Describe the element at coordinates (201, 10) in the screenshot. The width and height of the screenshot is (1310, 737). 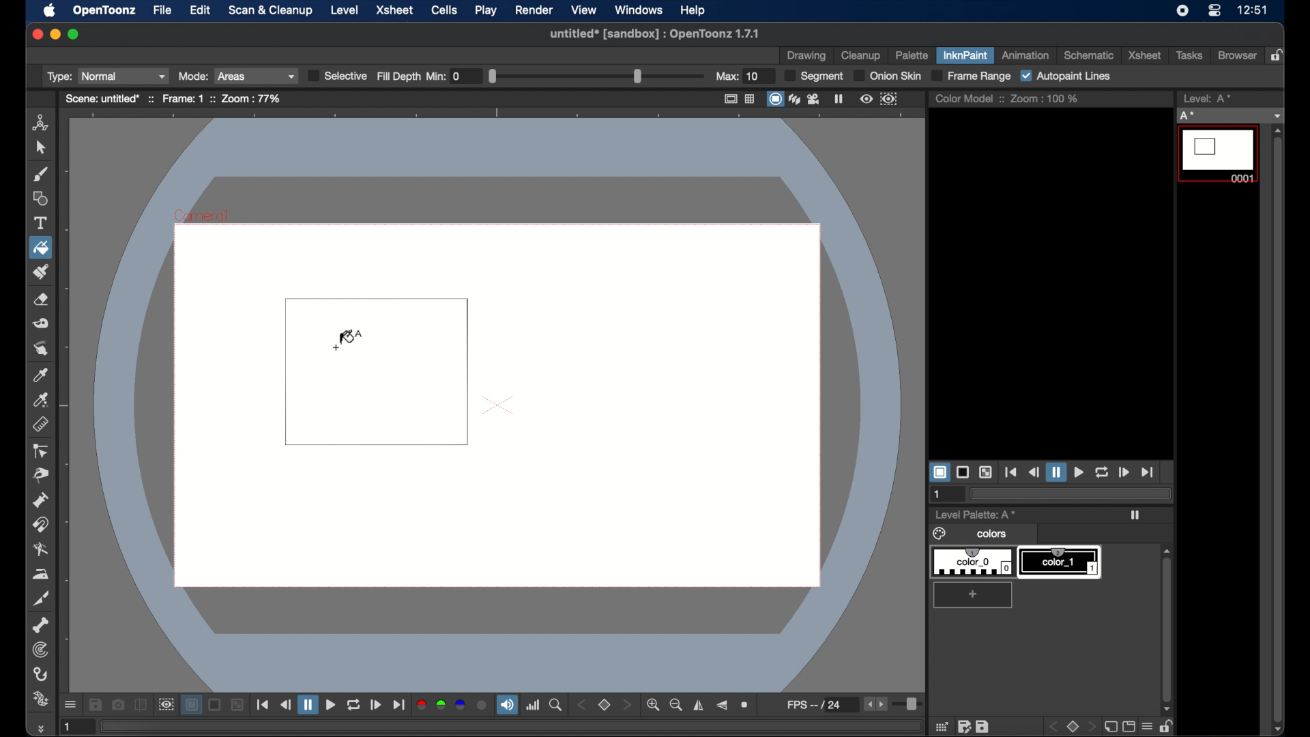
I see `edit` at that location.